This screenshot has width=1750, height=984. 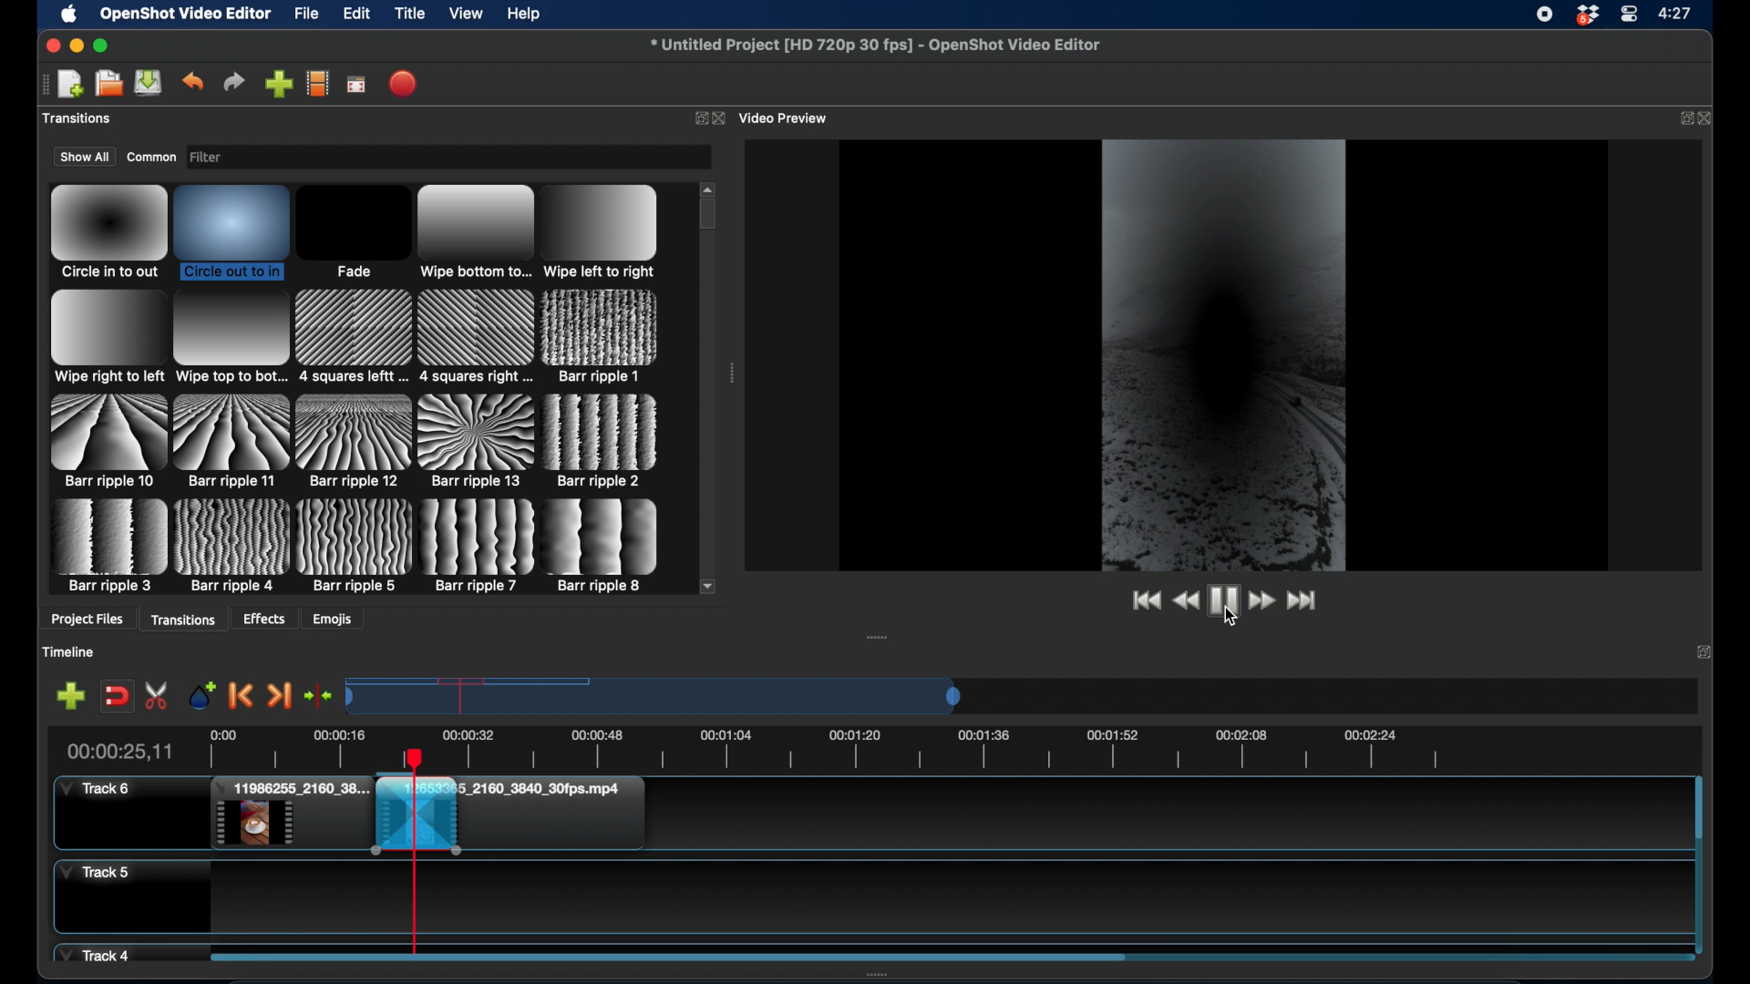 I want to click on transition, so click(x=106, y=440).